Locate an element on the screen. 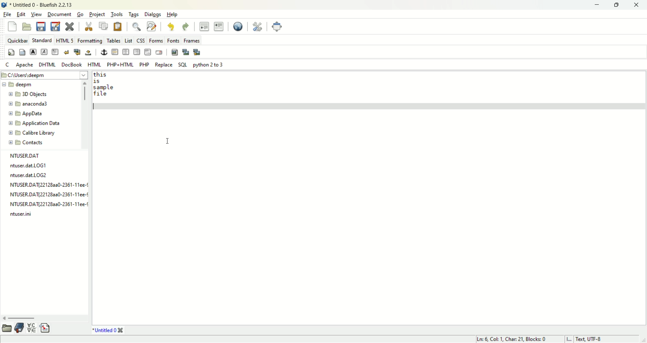 The width and height of the screenshot is (647, 343). DOCBOOK is located at coordinates (72, 64).